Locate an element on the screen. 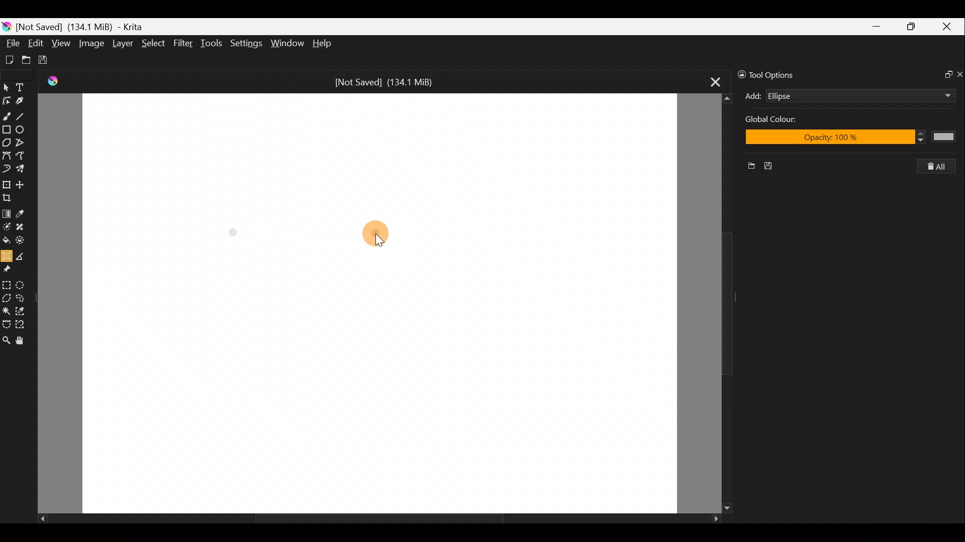  Close tab is located at coordinates (710, 82).